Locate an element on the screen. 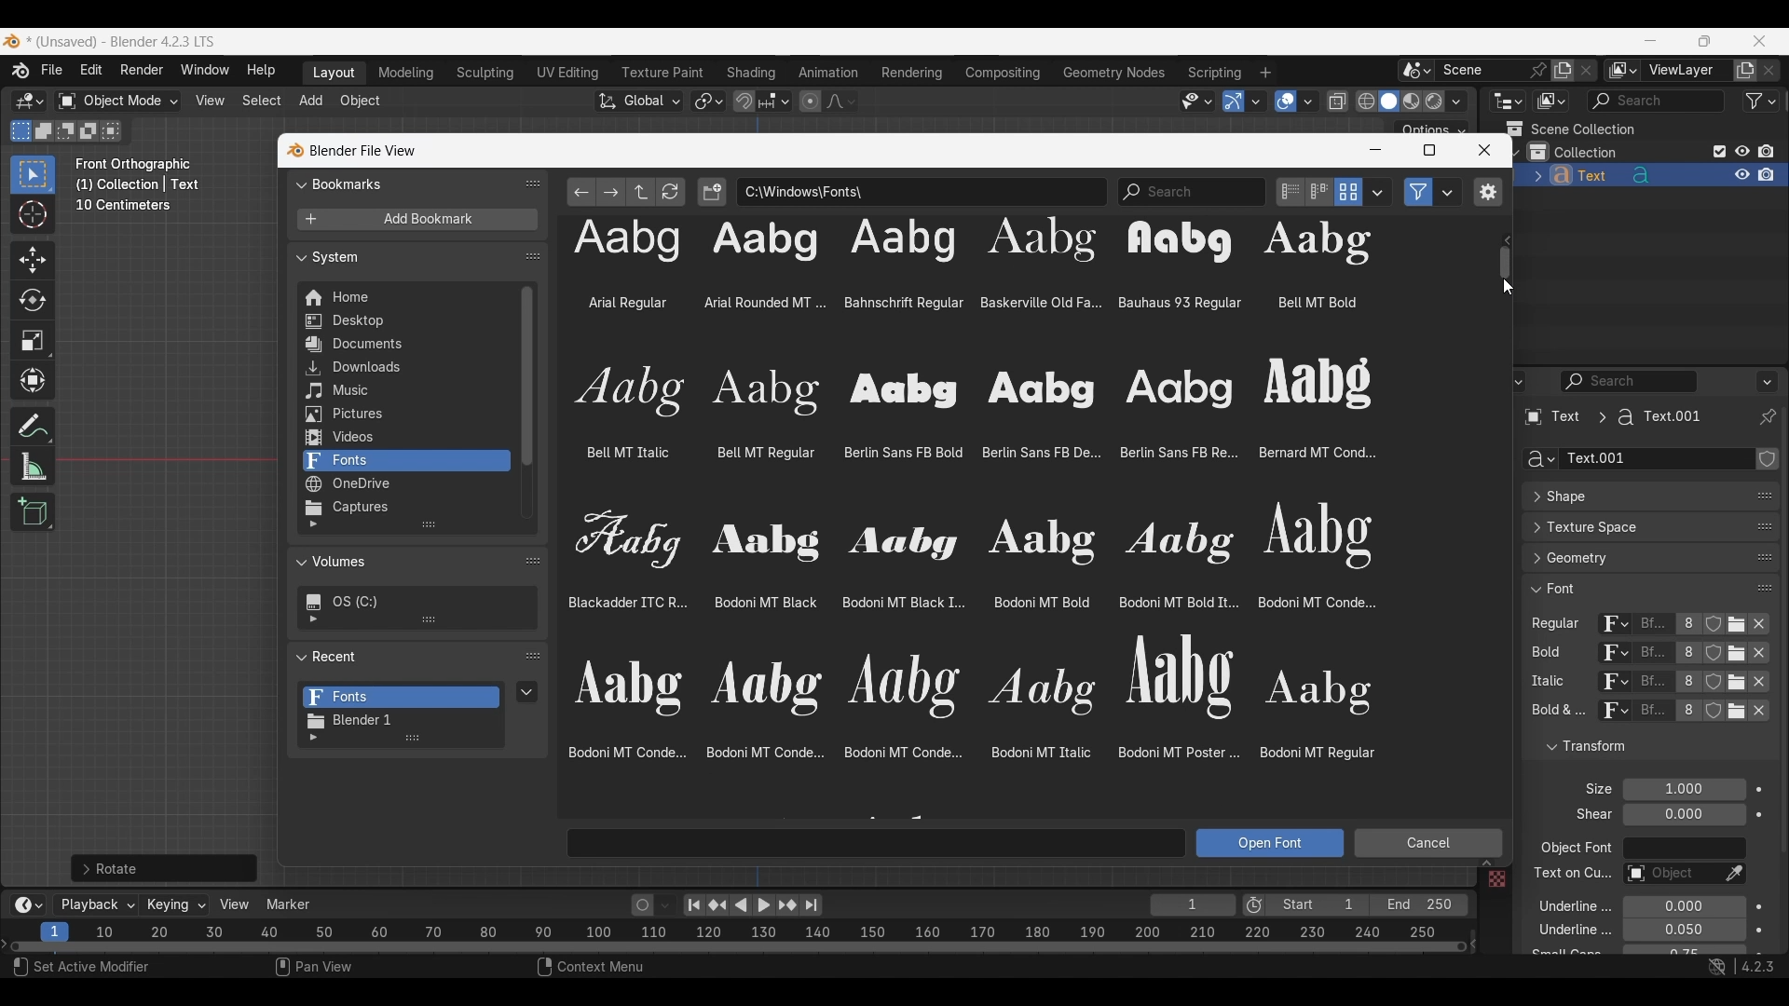 This screenshot has height=1006, width=1789. 10 20 30 40 50 60 70 80 90 100 110 120 130 140 150 160 170 180 190 200 210 220 230 240 250 is located at coordinates (771, 930).